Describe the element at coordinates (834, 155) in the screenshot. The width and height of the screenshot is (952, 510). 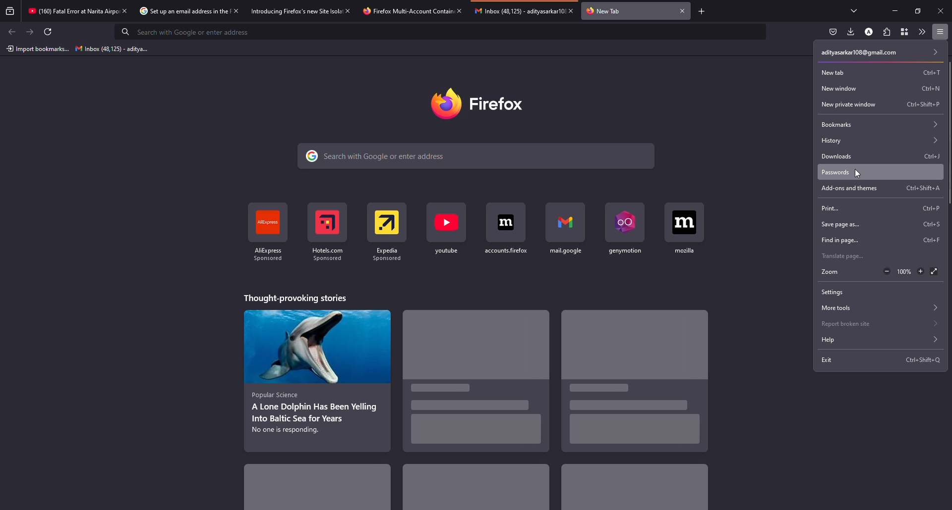
I see `downloads` at that location.